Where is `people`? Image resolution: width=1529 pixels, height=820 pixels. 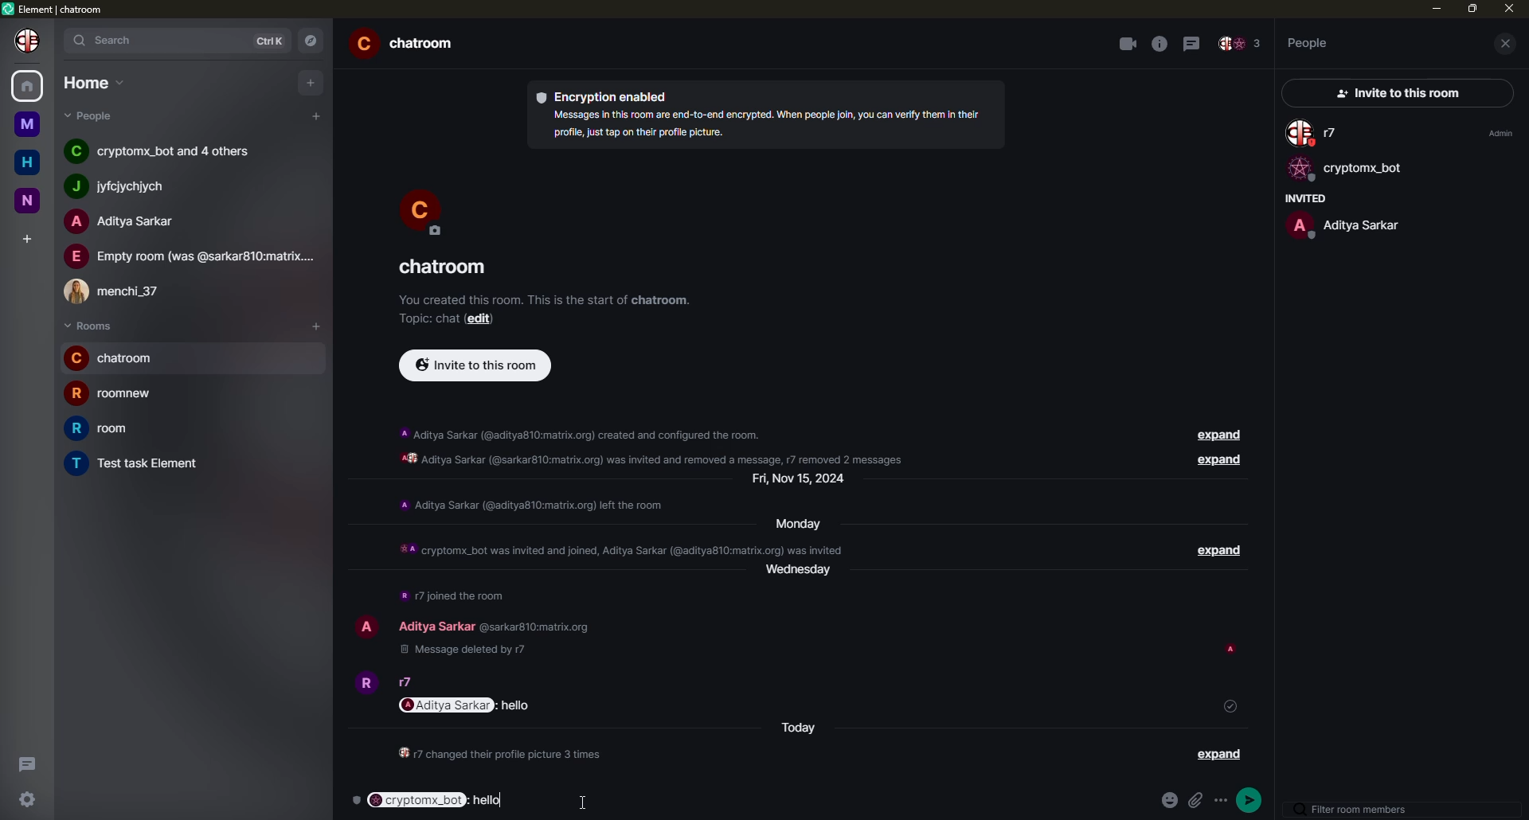
people is located at coordinates (122, 288).